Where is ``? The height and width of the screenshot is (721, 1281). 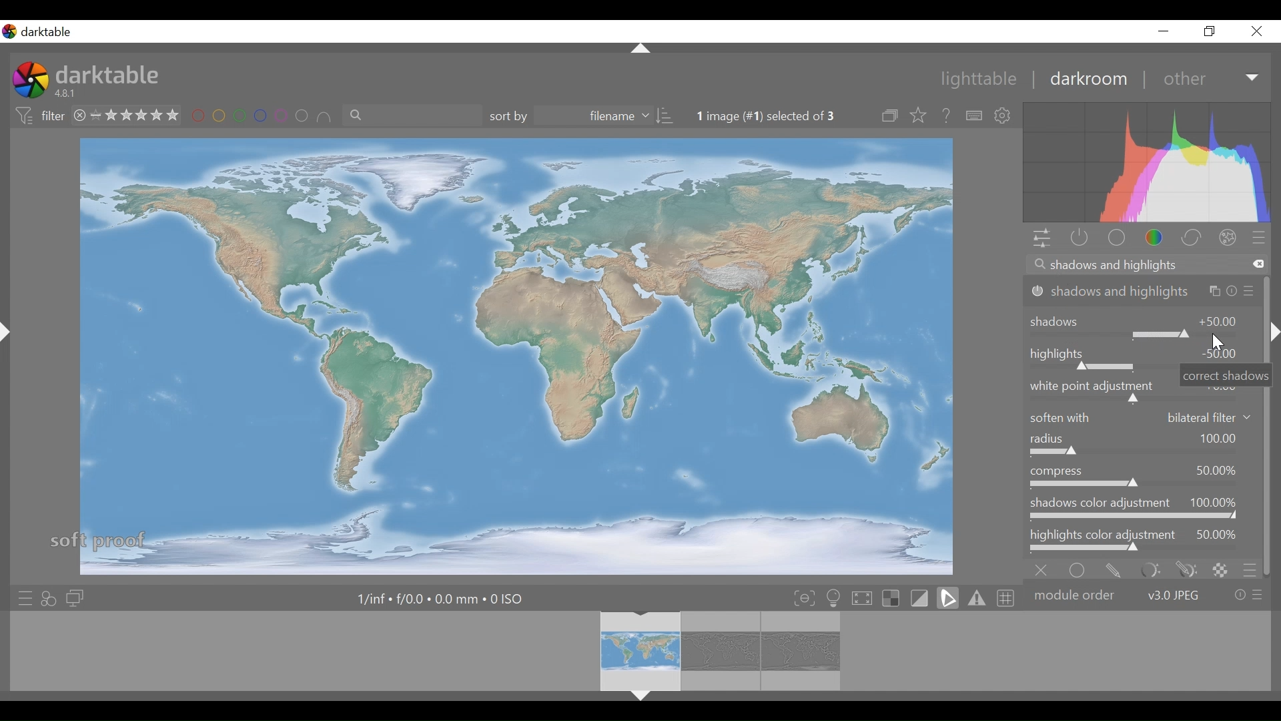
 is located at coordinates (645, 700).